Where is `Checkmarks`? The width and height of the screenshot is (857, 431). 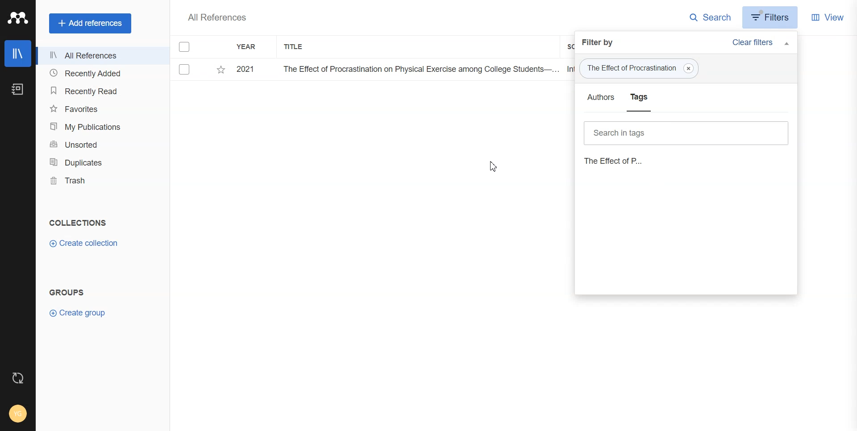 Checkmarks is located at coordinates (185, 47).